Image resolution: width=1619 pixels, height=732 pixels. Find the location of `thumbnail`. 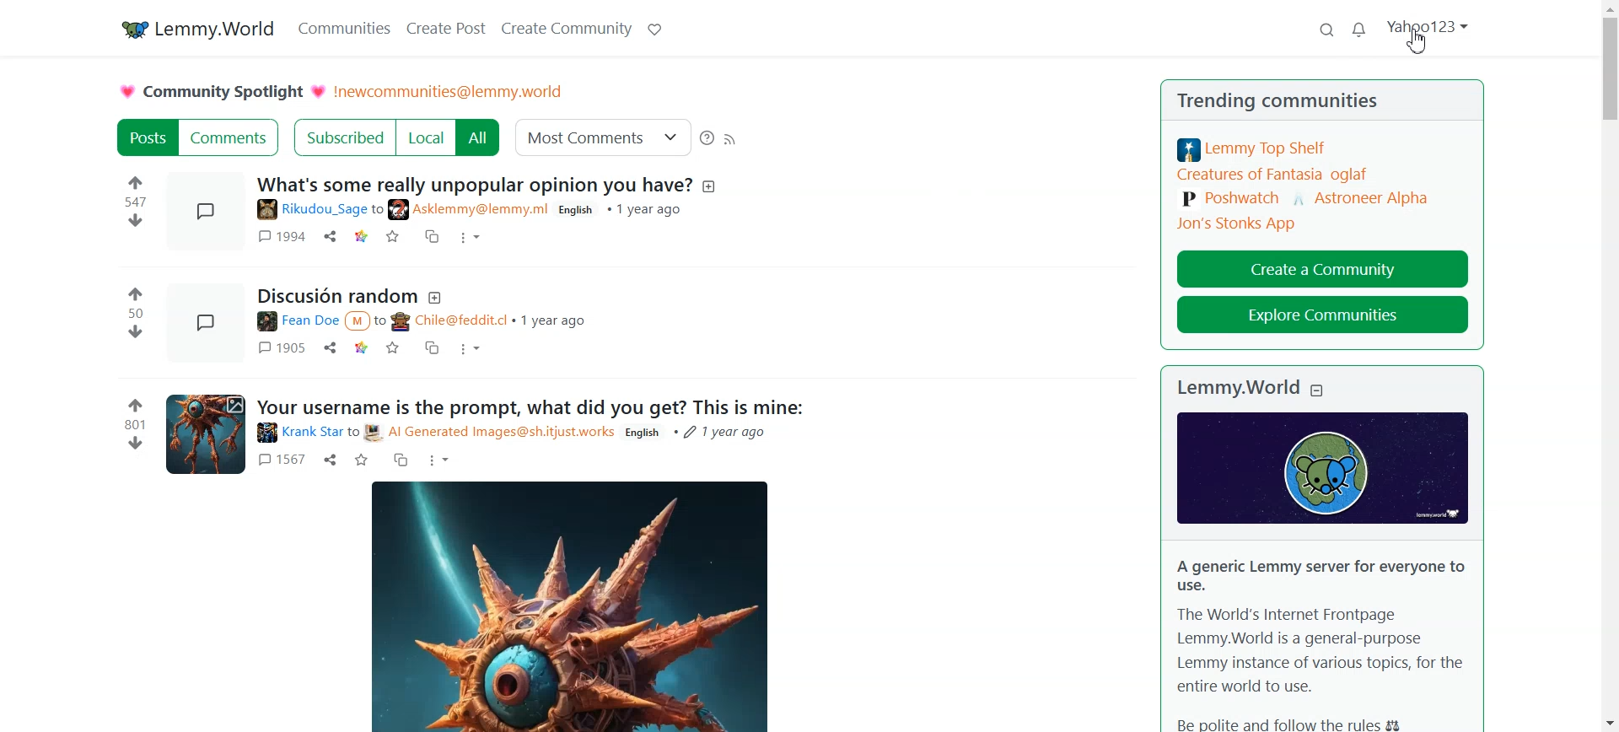

thumbnail is located at coordinates (208, 213).